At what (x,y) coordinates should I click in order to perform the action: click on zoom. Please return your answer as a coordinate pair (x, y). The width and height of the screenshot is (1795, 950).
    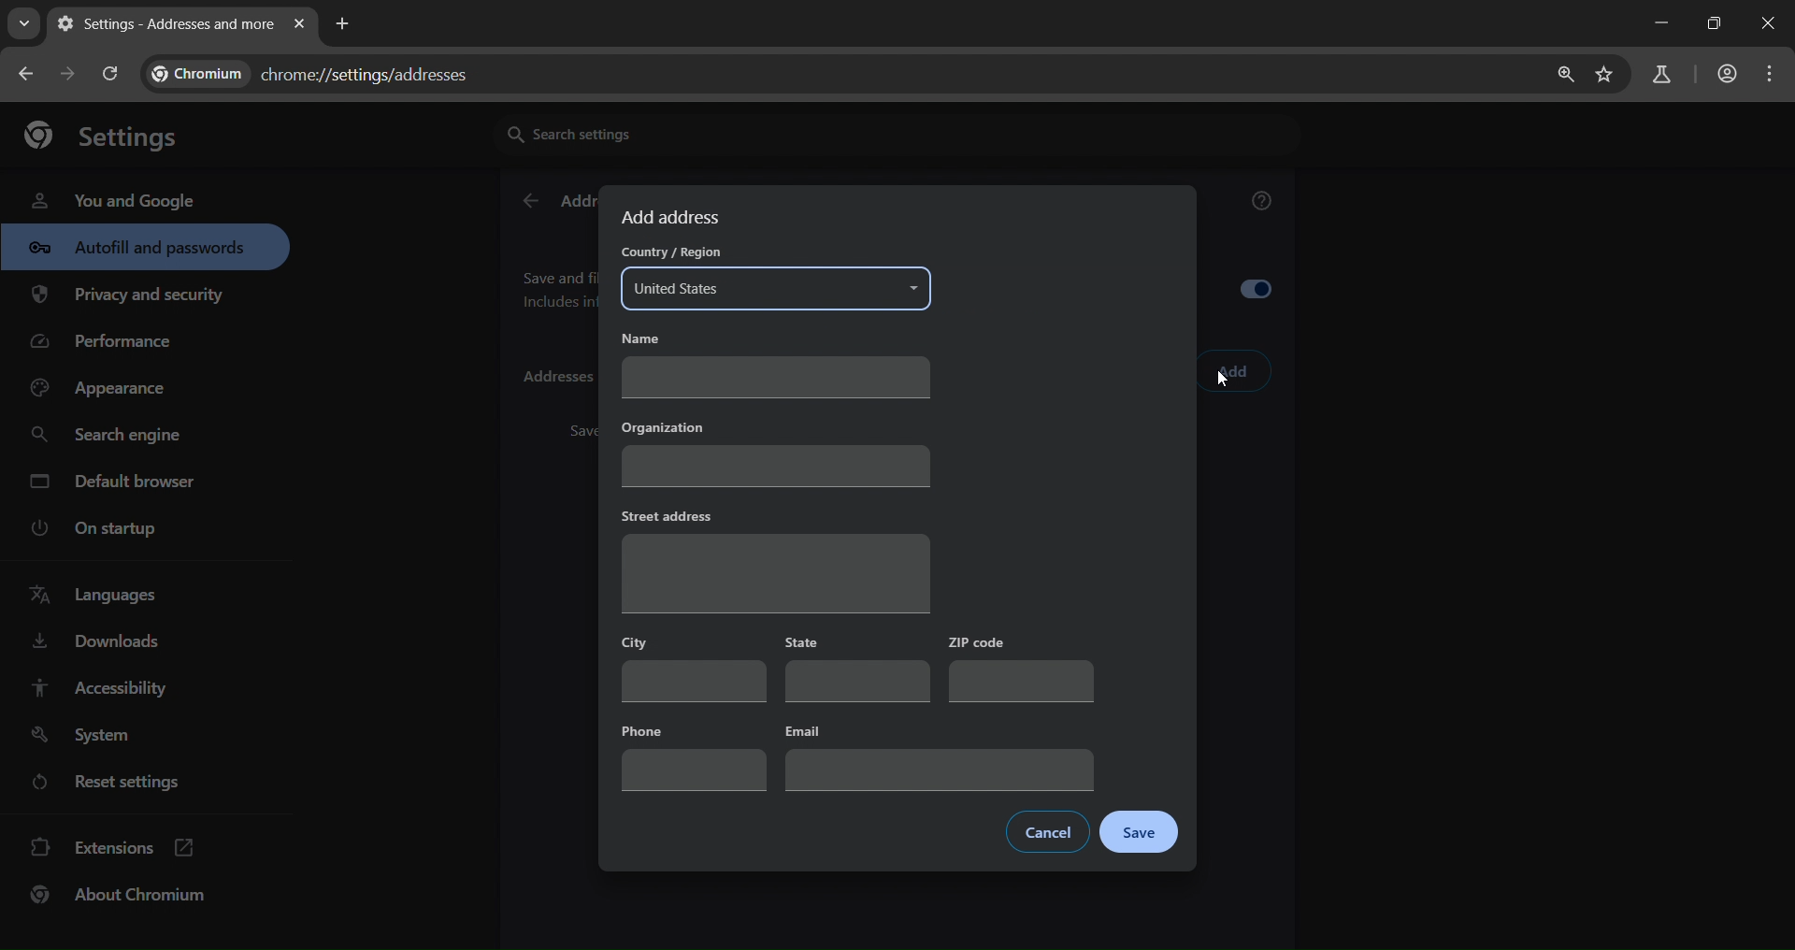
    Looking at the image, I should click on (1560, 75).